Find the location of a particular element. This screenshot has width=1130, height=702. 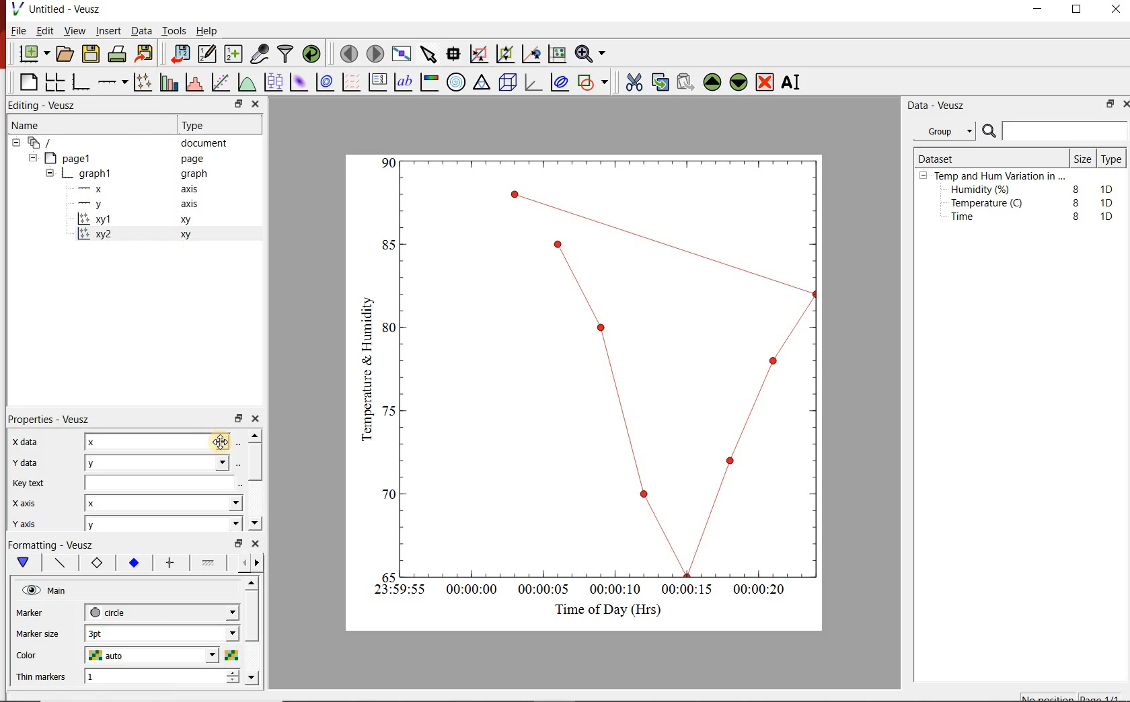

visible (click to hide, set Hide to true) is located at coordinates (30, 591).